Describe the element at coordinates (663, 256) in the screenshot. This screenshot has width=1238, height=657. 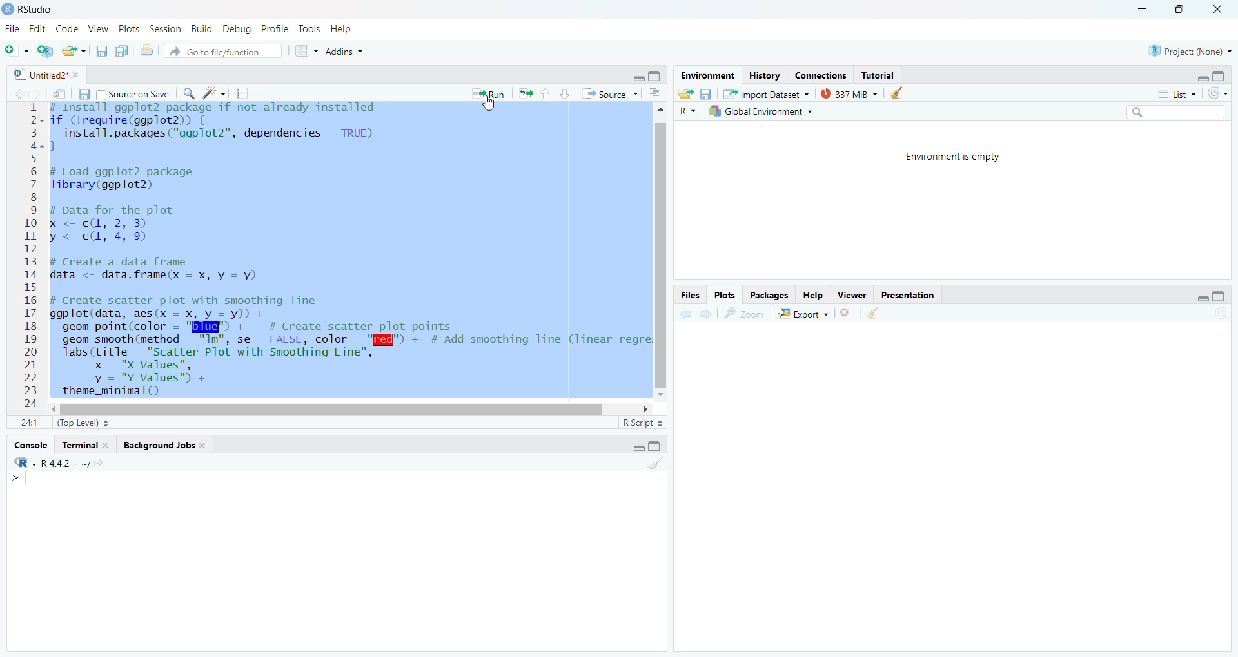
I see `vertical scroll bar` at that location.